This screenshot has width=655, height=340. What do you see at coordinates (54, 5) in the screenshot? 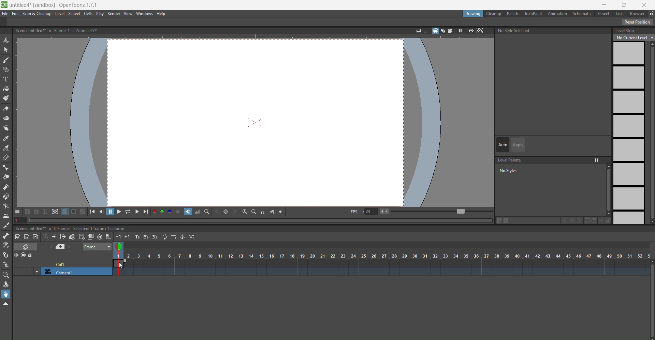
I see `file name app name and version` at bounding box center [54, 5].